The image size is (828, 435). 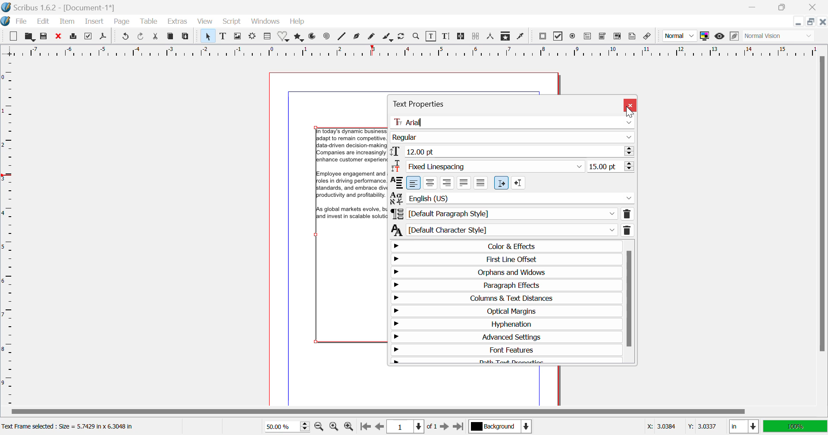 What do you see at coordinates (416, 37) in the screenshot?
I see `Zoom` at bounding box center [416, 37].